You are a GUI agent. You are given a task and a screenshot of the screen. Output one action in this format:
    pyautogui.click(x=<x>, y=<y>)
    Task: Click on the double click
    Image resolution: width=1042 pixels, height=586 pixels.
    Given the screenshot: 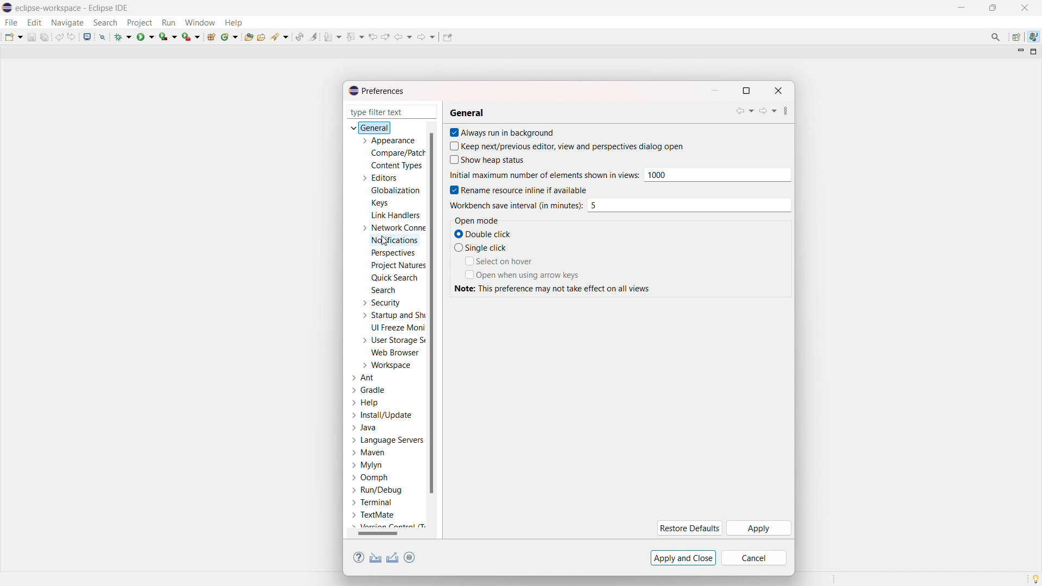 What is the action you would take?
    pyautogui.click(x=490, y=234)
    